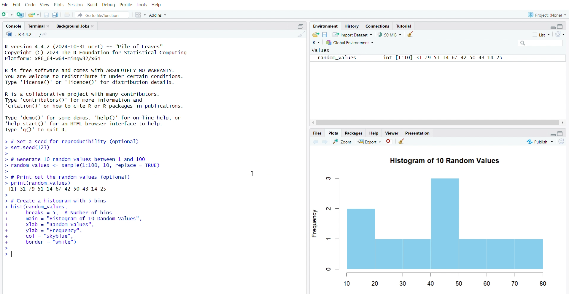 The height and width of the screenshot is (294, 569). Describe the element at coordinates (252, 175) in the screenshot. I see `cursor` at that location.